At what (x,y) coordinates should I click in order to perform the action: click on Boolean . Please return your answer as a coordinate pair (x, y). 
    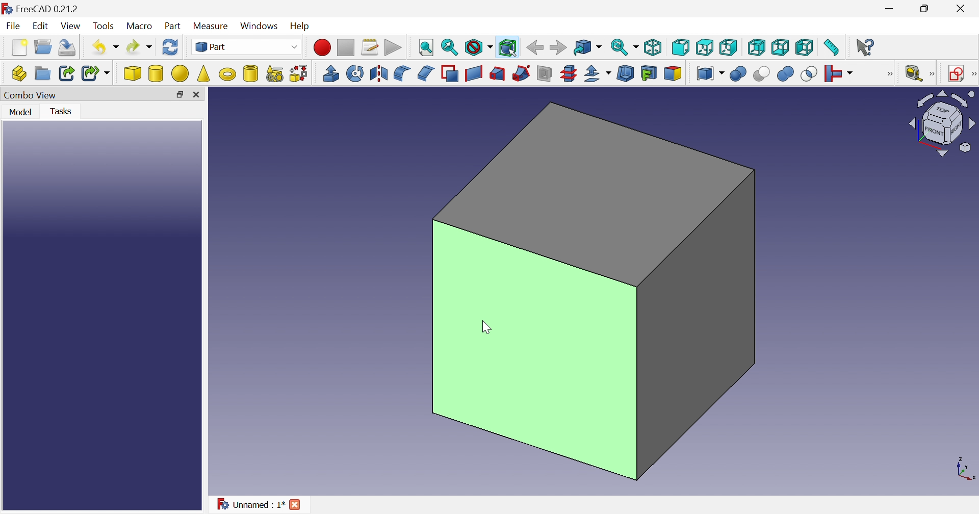
    Looking at the image, I should click on (738, 74).